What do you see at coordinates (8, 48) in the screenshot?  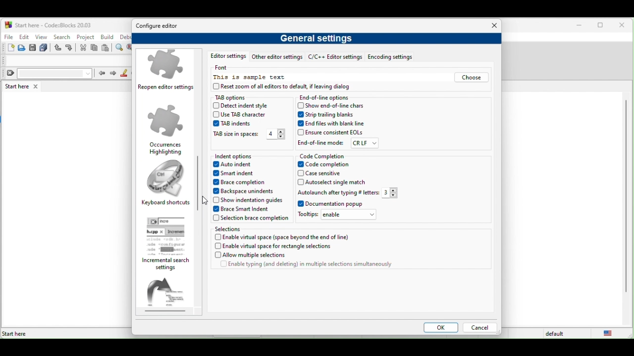 I see `new` at bounding box center [8, 48].